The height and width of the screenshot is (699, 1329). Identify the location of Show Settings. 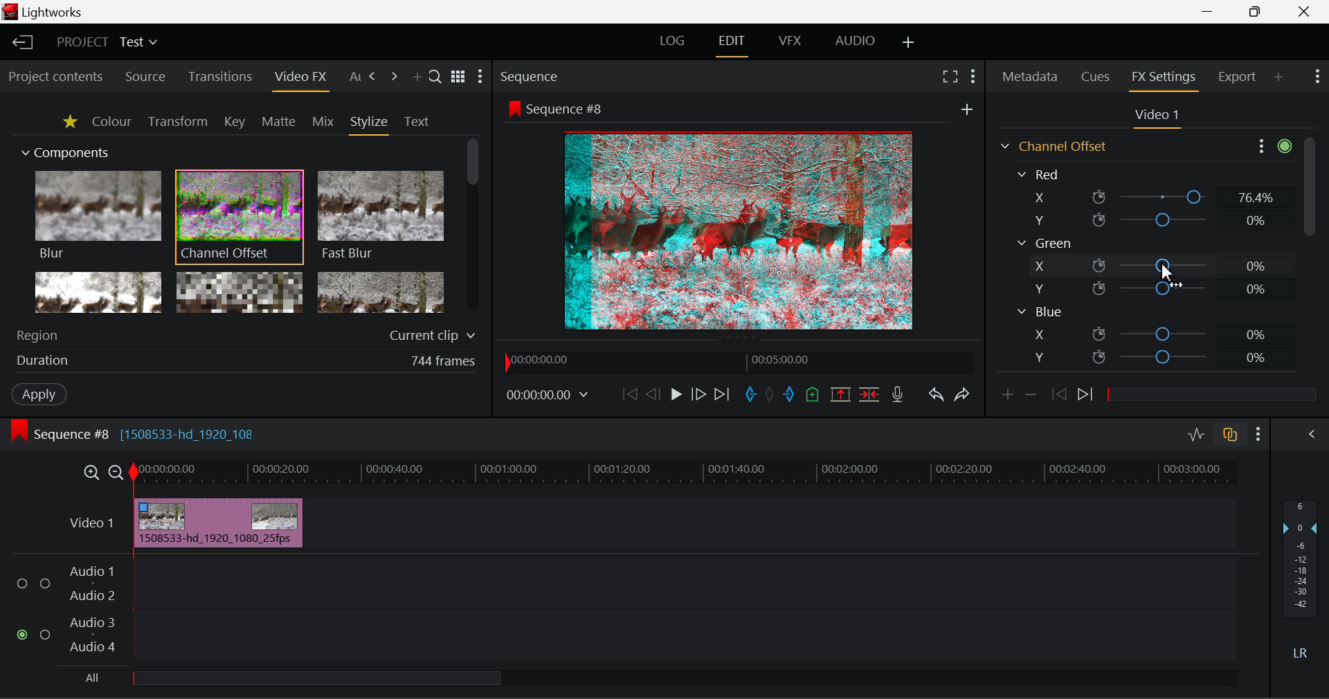
(482, 76).